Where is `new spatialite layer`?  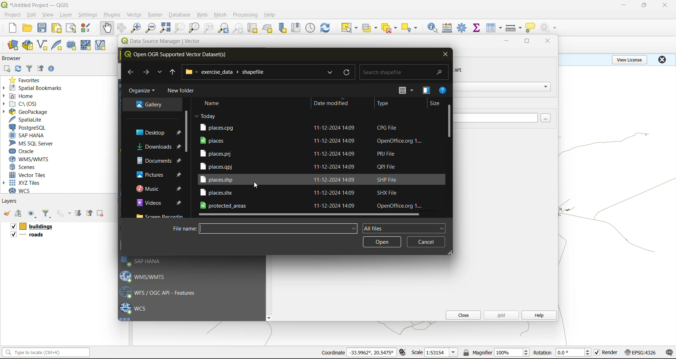
new spatialite layer is located at coordinates (58, 44).